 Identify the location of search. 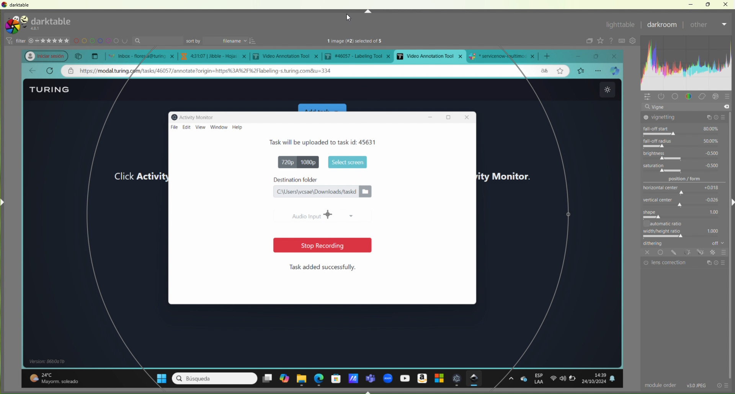
(214, 378).